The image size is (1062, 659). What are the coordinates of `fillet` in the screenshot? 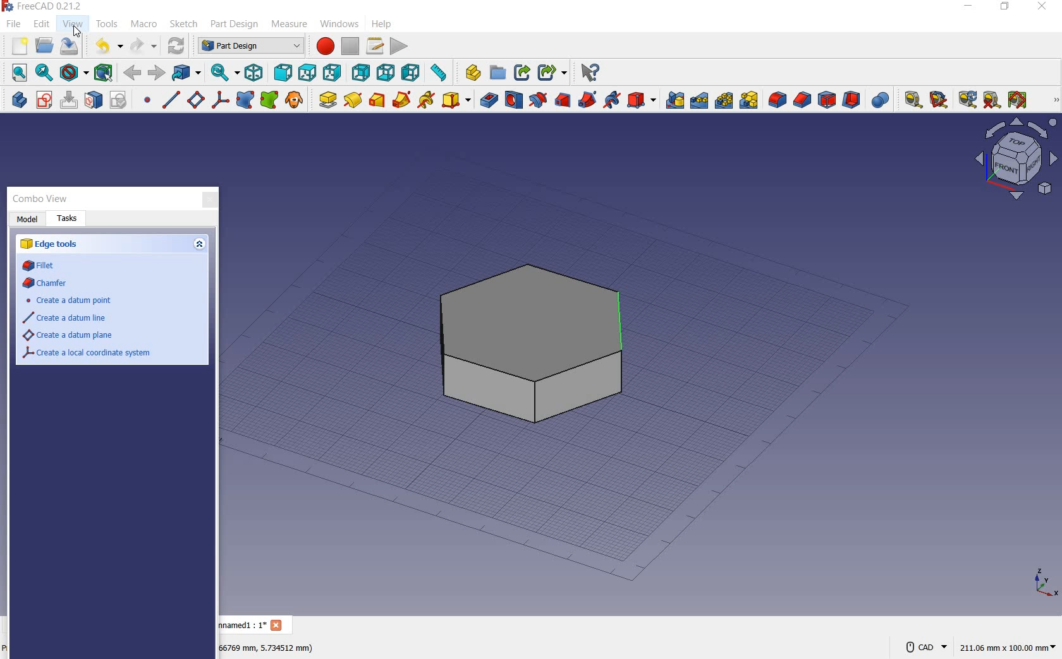 It's located at (776, 100).